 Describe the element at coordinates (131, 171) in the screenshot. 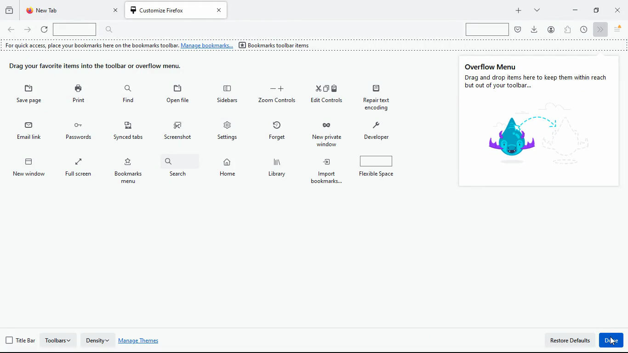

I see `full screen` at that location.